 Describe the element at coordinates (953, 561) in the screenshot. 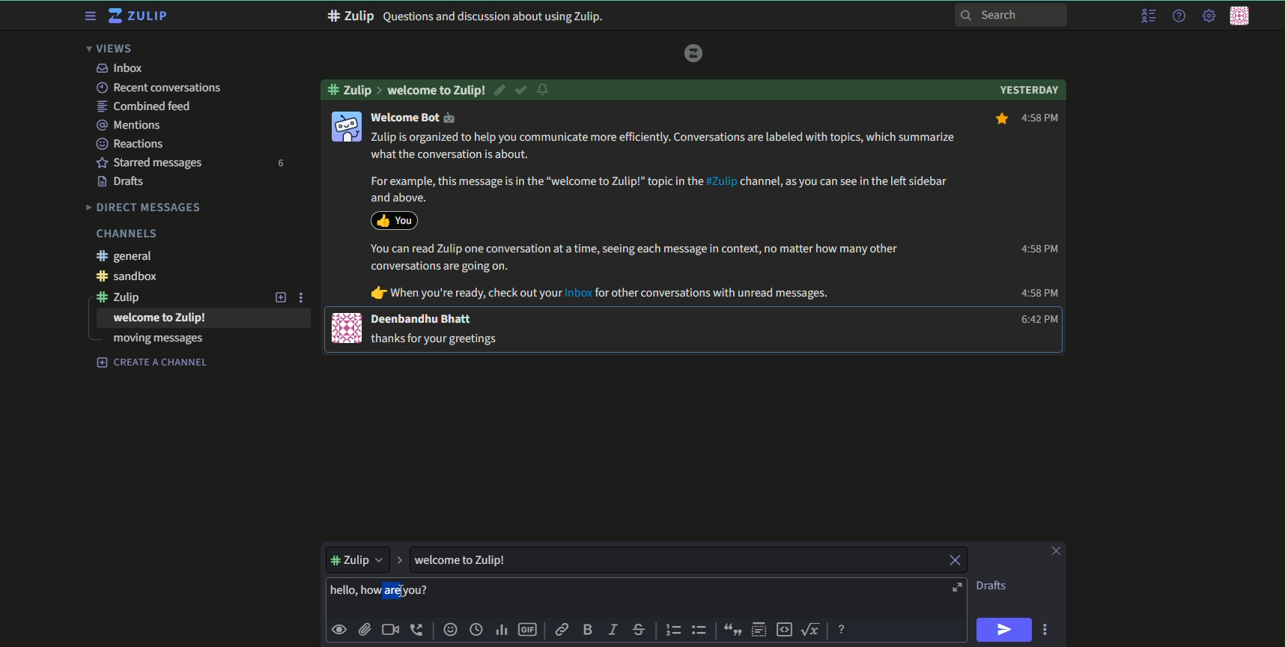

I see `close` at that location.